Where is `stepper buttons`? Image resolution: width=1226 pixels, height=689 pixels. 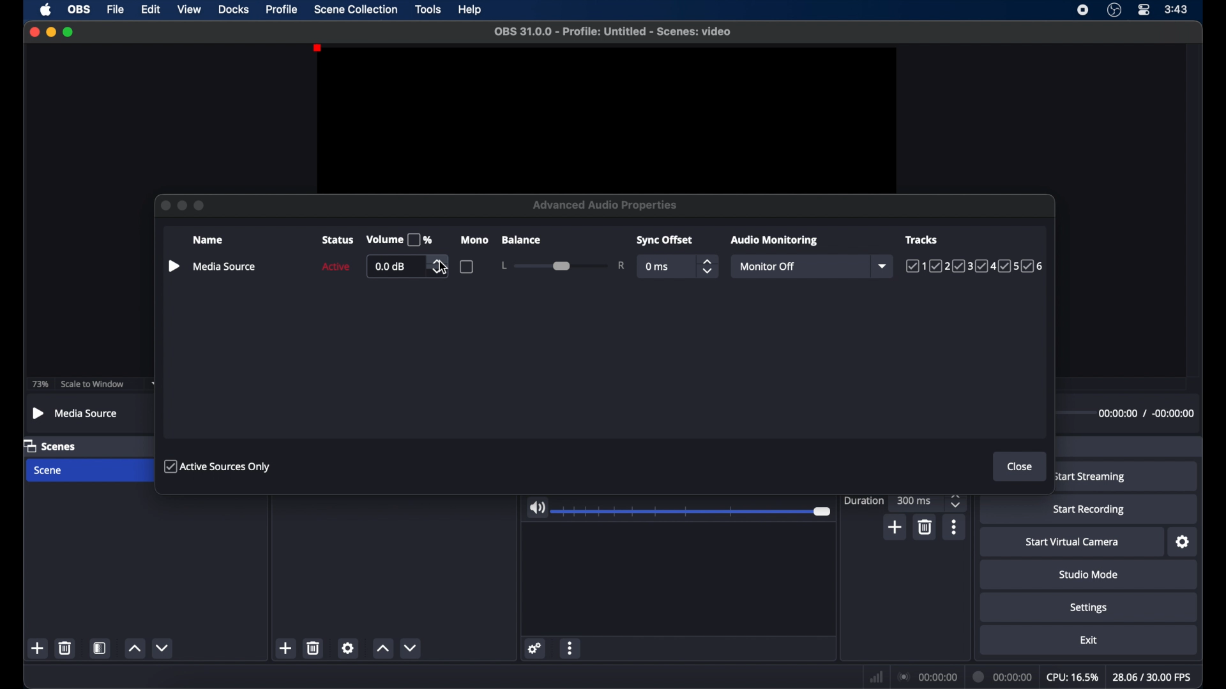
stepper buttons is located at coordinates (955, 500).